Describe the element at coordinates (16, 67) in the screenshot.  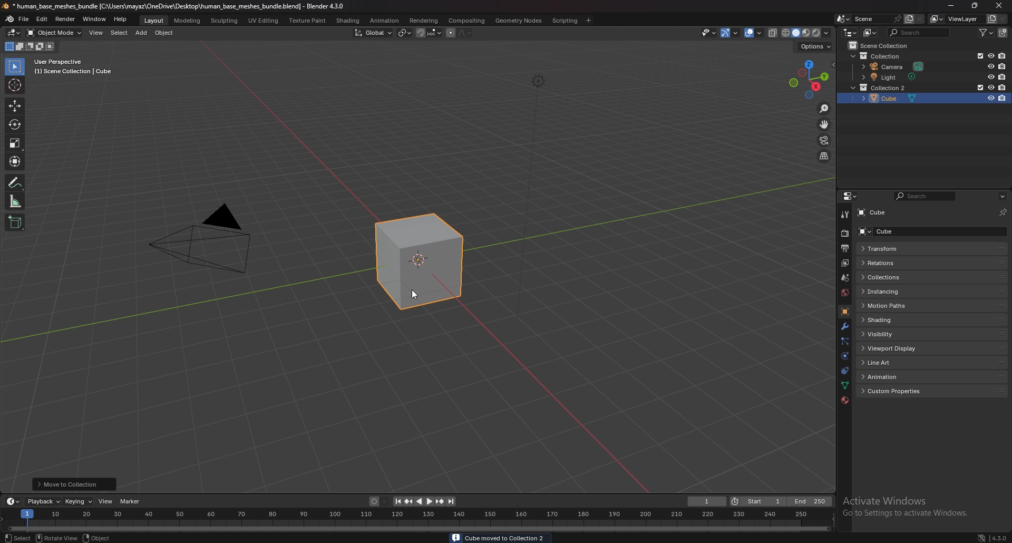
I see `select` at that location.